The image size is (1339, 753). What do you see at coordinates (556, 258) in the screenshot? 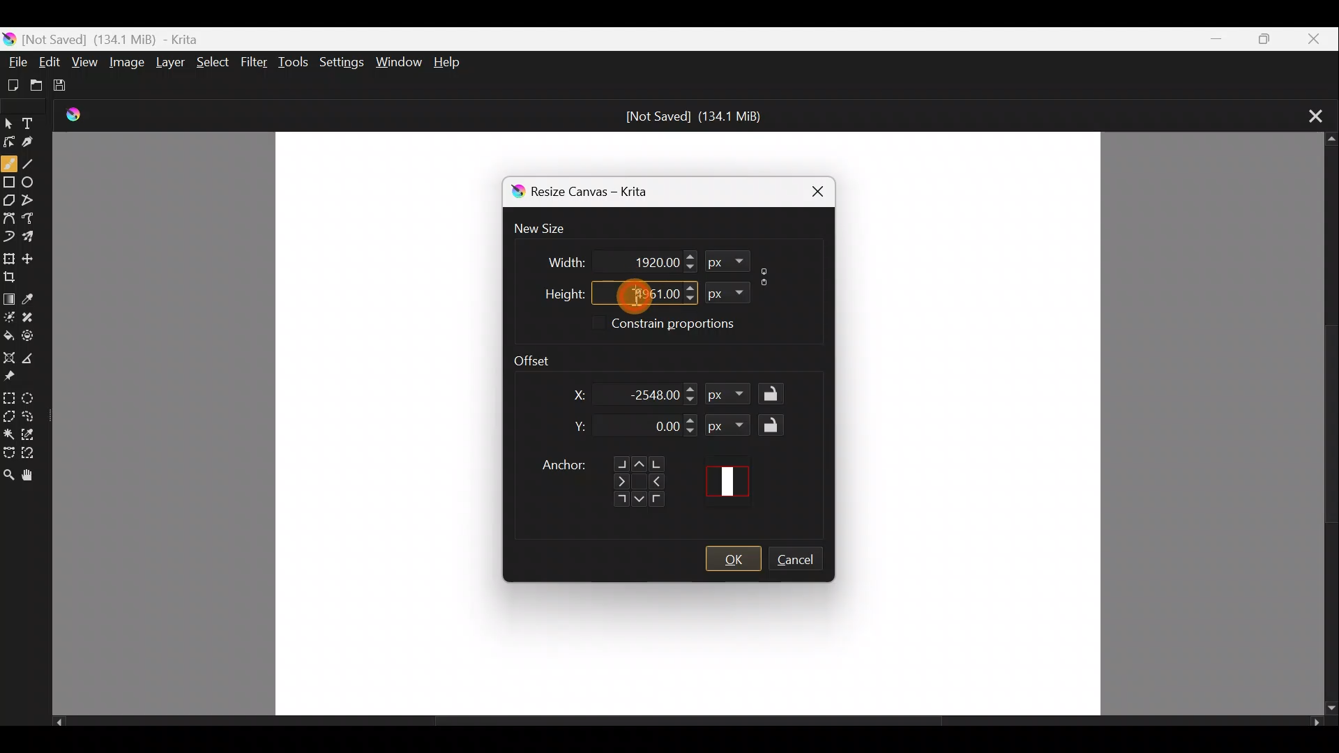
I see `Width` at bounding box center [556, 258].